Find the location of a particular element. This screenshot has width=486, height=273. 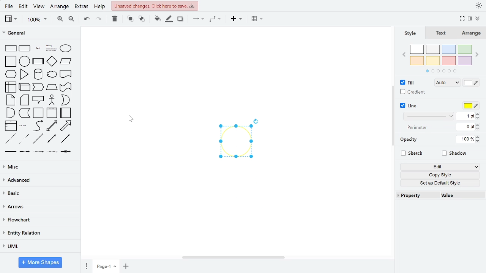

misc is located at coordinates (39, 167).